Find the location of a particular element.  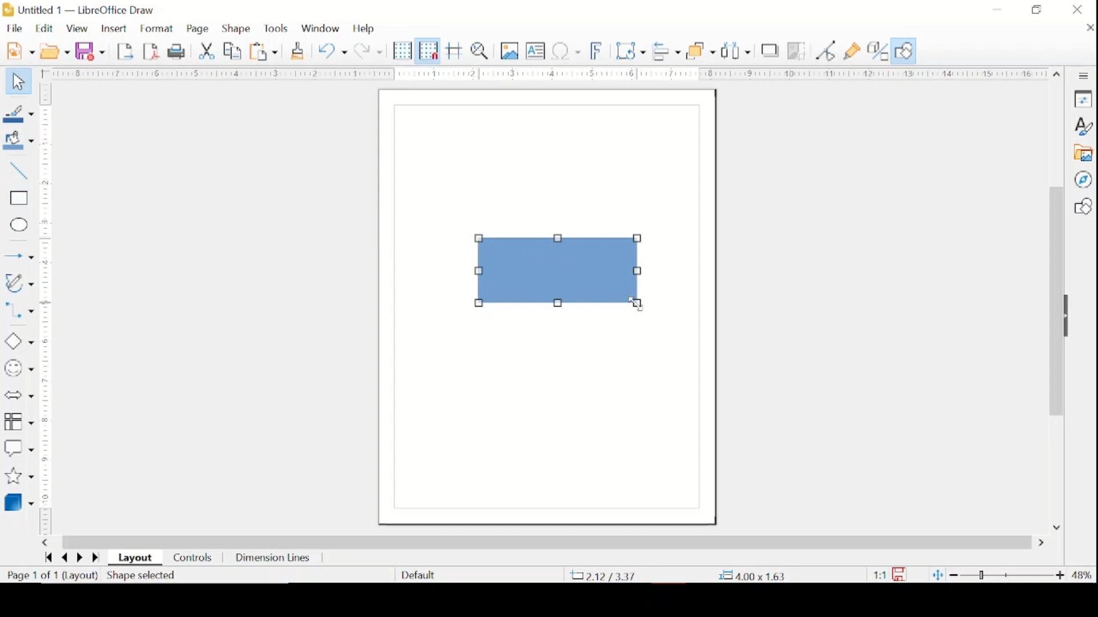

insert line is located at coordinates (17, 171).